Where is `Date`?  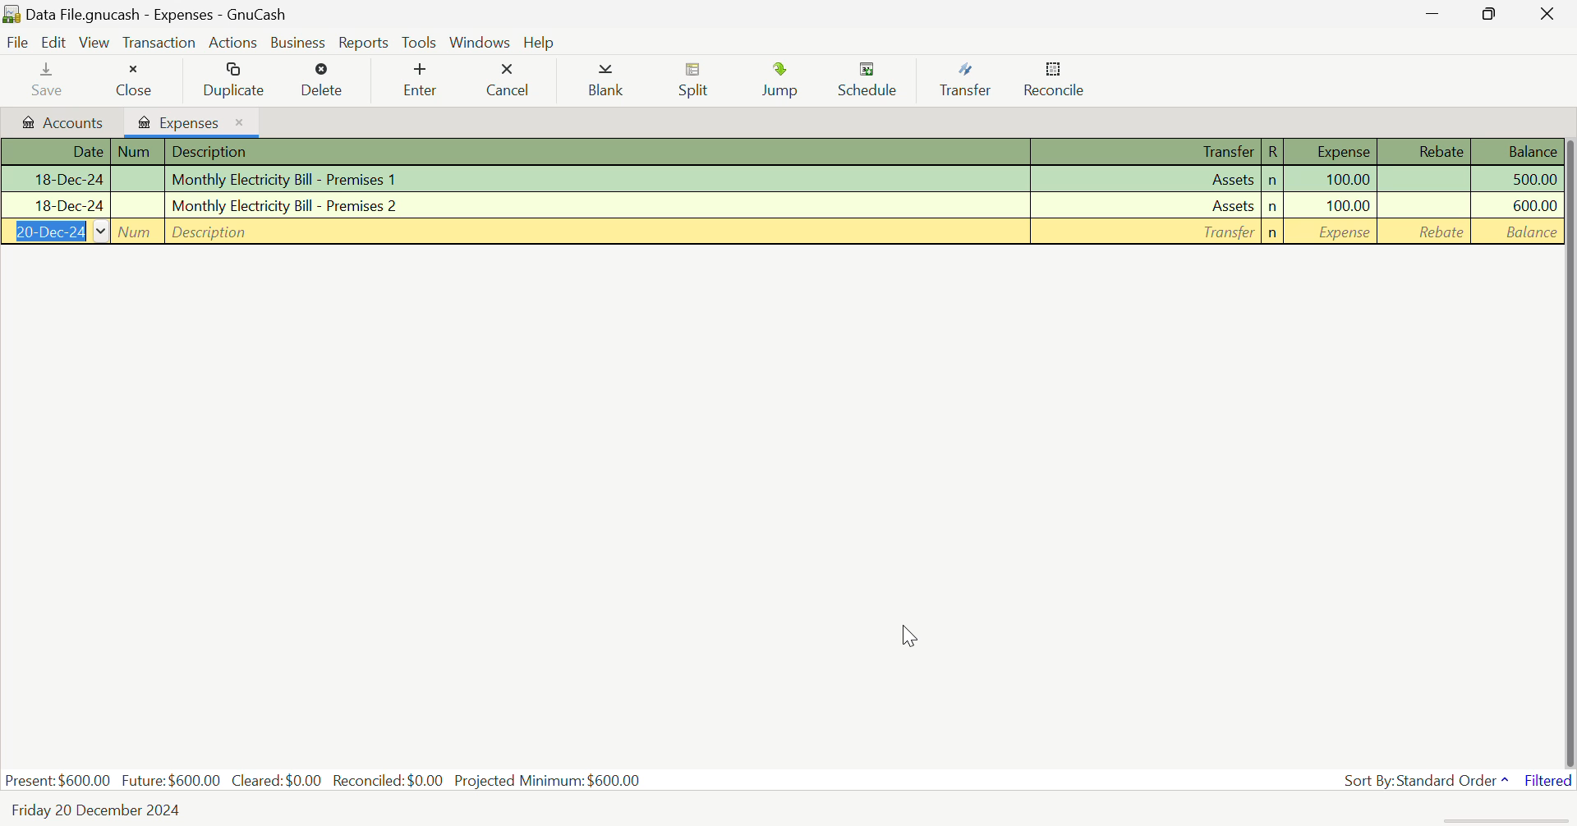 Date is located at coordinates (51, 206).